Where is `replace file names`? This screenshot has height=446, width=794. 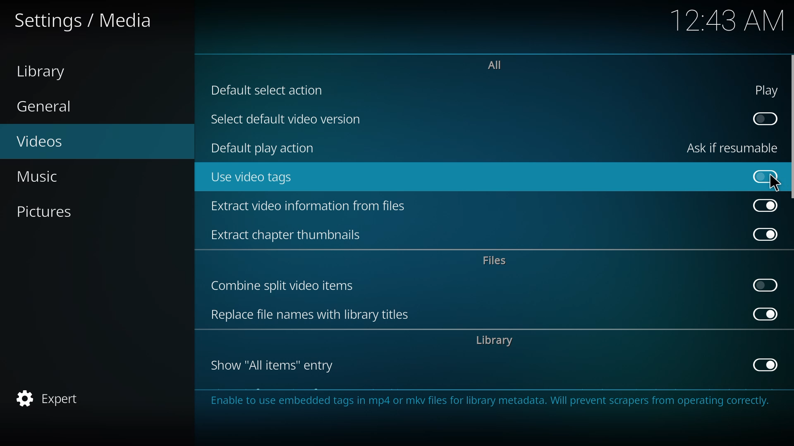 replace file names is located at coordinates (311, 314).